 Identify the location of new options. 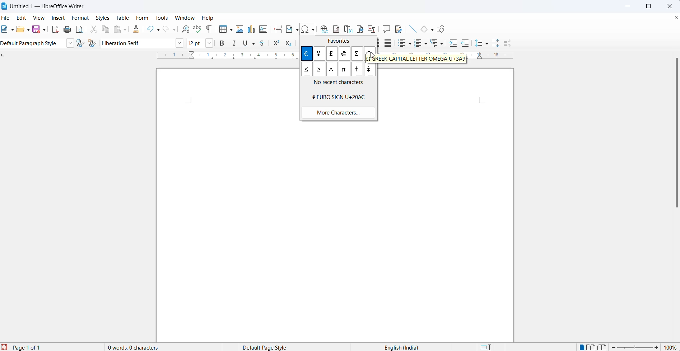
(13, 30).